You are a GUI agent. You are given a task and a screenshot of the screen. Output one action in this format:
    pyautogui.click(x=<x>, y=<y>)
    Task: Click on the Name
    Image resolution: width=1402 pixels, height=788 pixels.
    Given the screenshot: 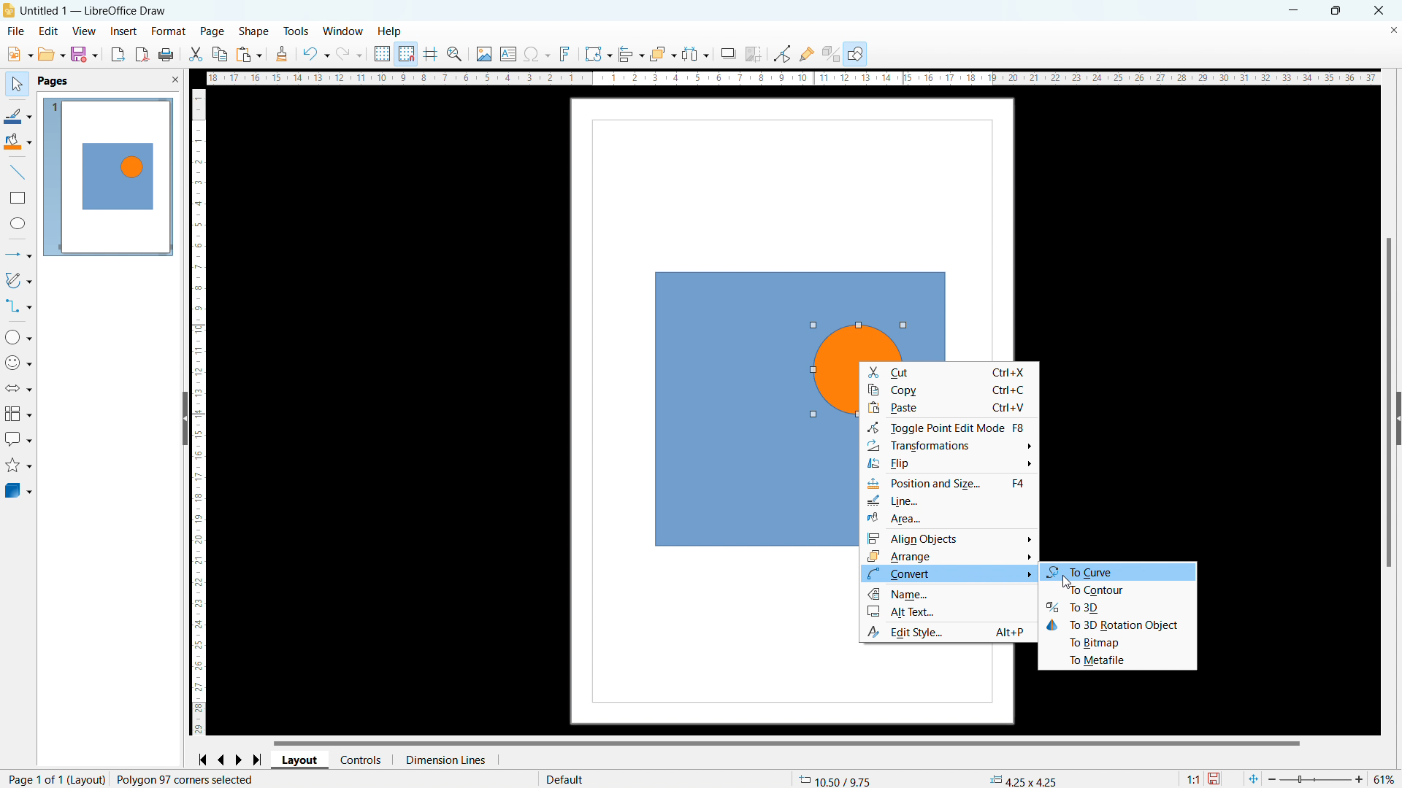 What is the action you would take?
    pyautogui.click(x=899, y=594)
    